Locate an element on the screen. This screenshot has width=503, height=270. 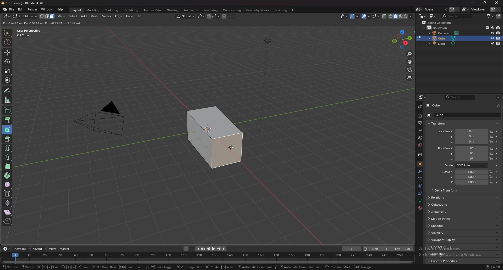
relations is located at coordinates (439, 198).